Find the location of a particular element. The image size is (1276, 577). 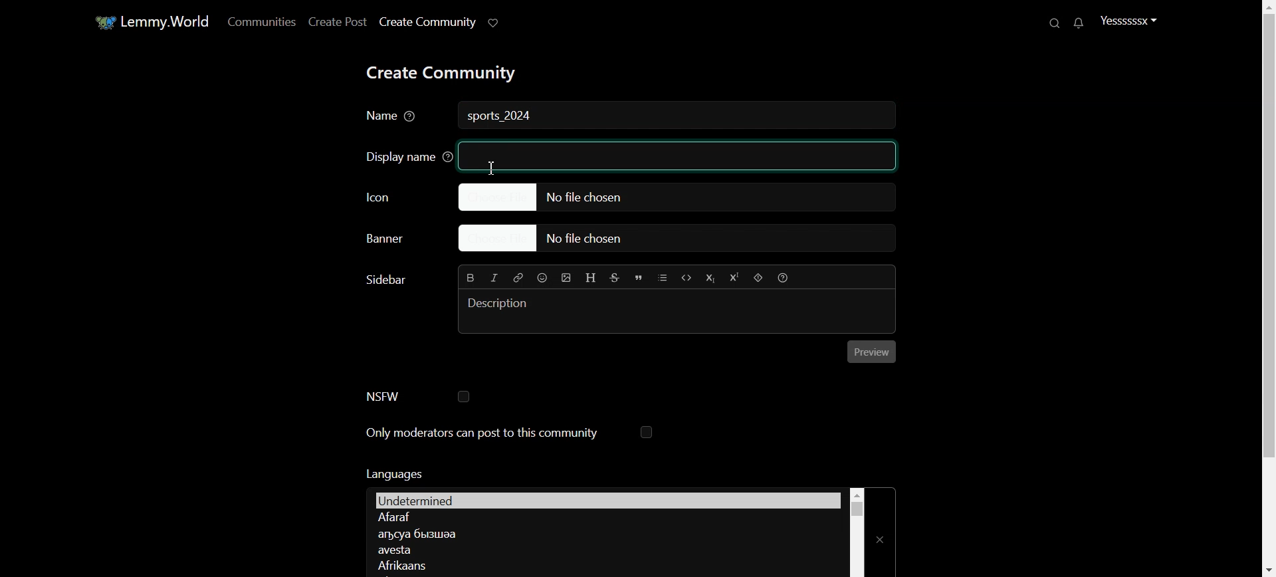

Create Post is located at coordinates (336, 21).